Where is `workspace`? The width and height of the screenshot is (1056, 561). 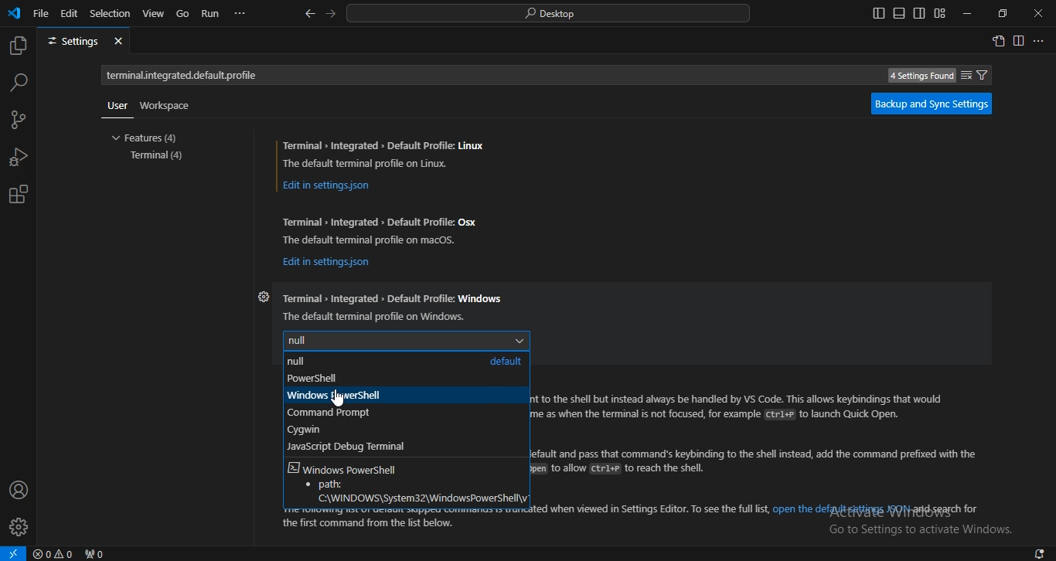 workspace is located at coordinates (169, 104).